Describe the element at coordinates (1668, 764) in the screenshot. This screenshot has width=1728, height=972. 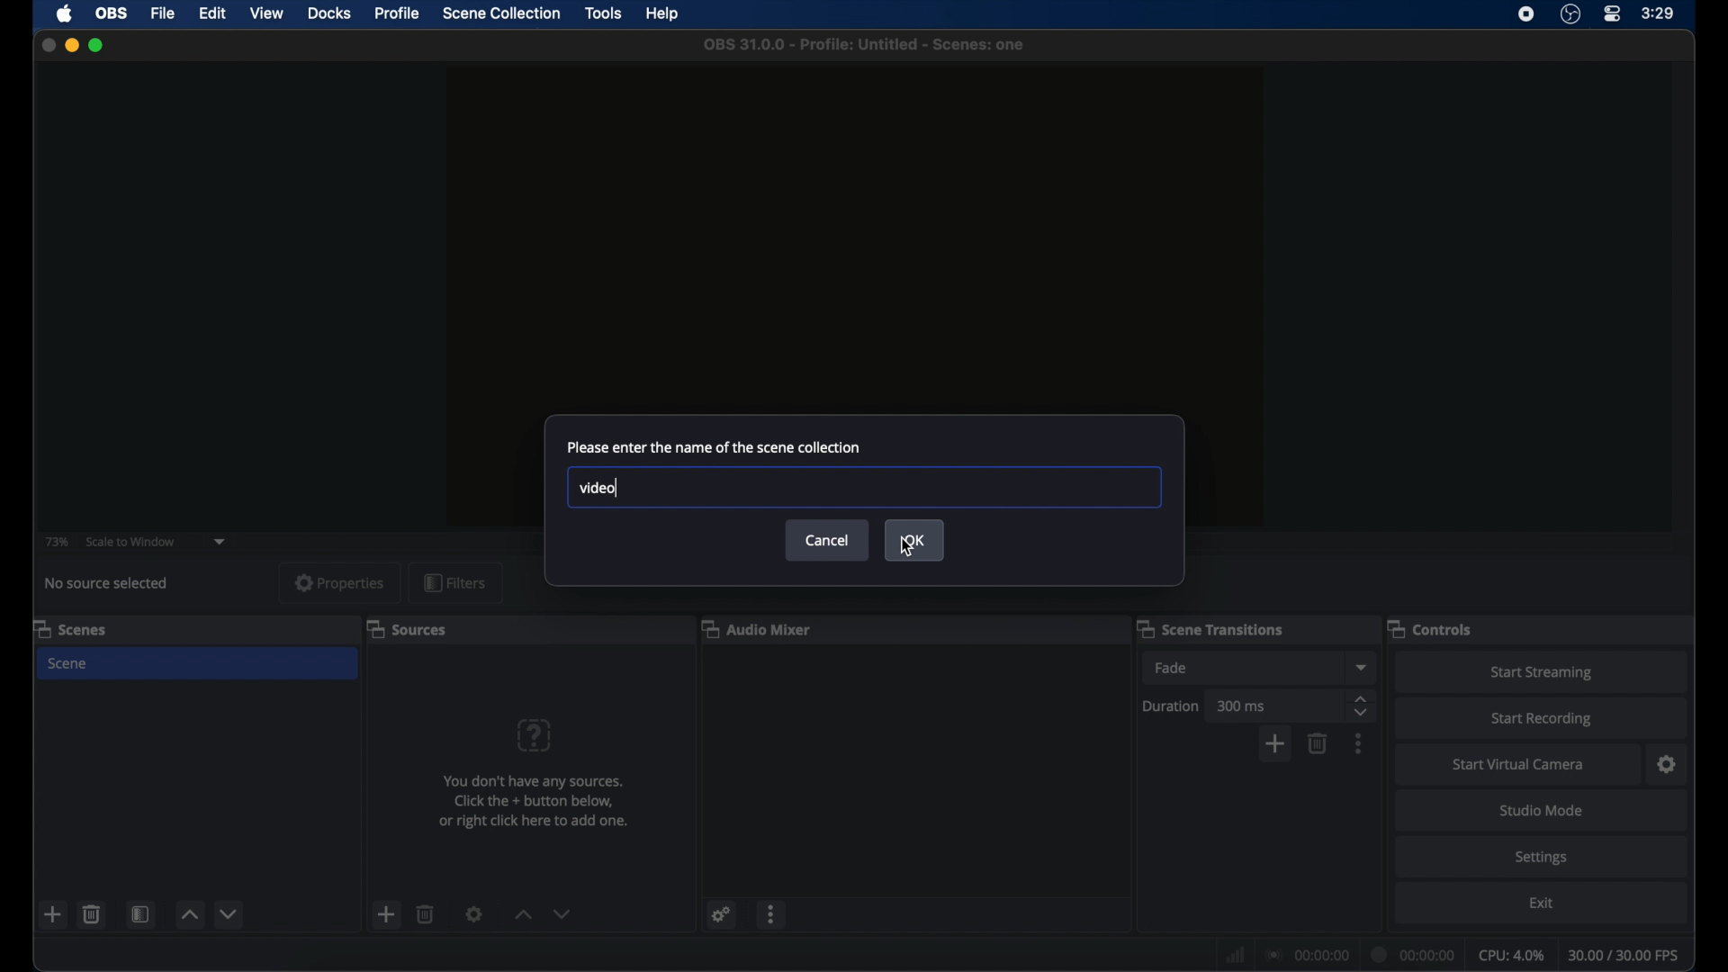
I see `settings` at that location.